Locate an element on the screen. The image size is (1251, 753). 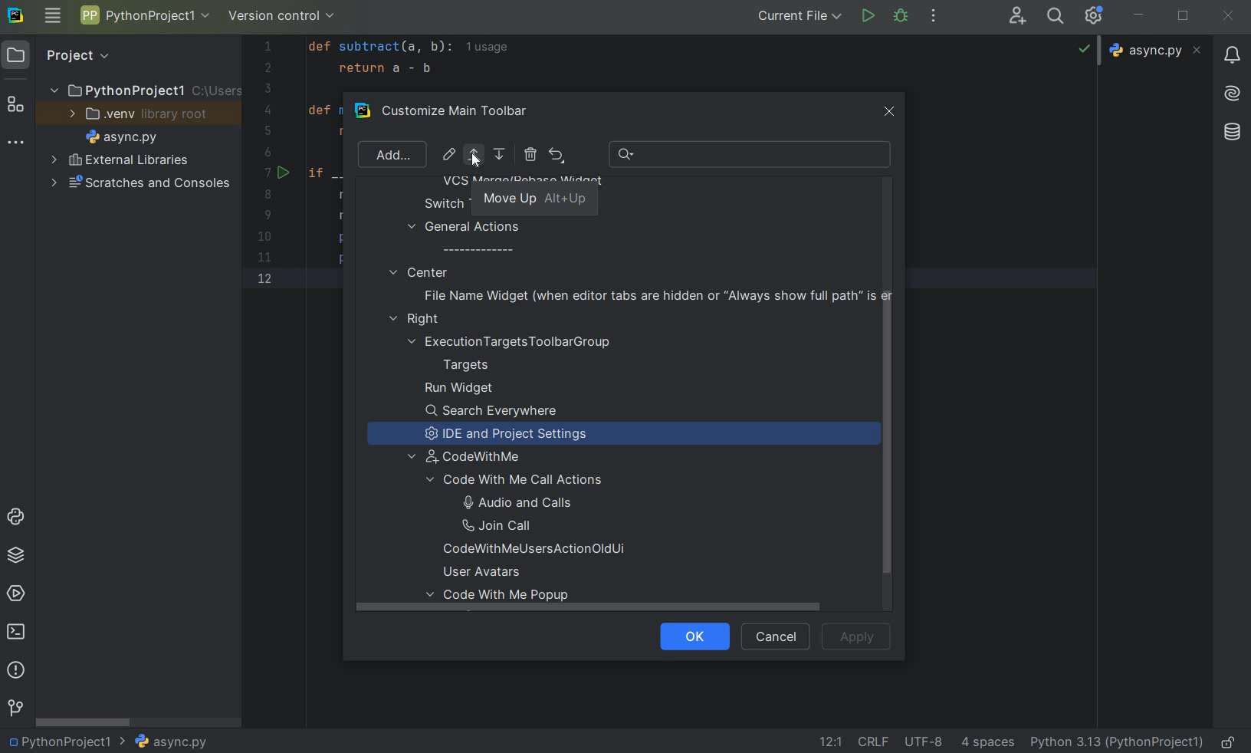
audio and calls is located at coordinates (514, 501).